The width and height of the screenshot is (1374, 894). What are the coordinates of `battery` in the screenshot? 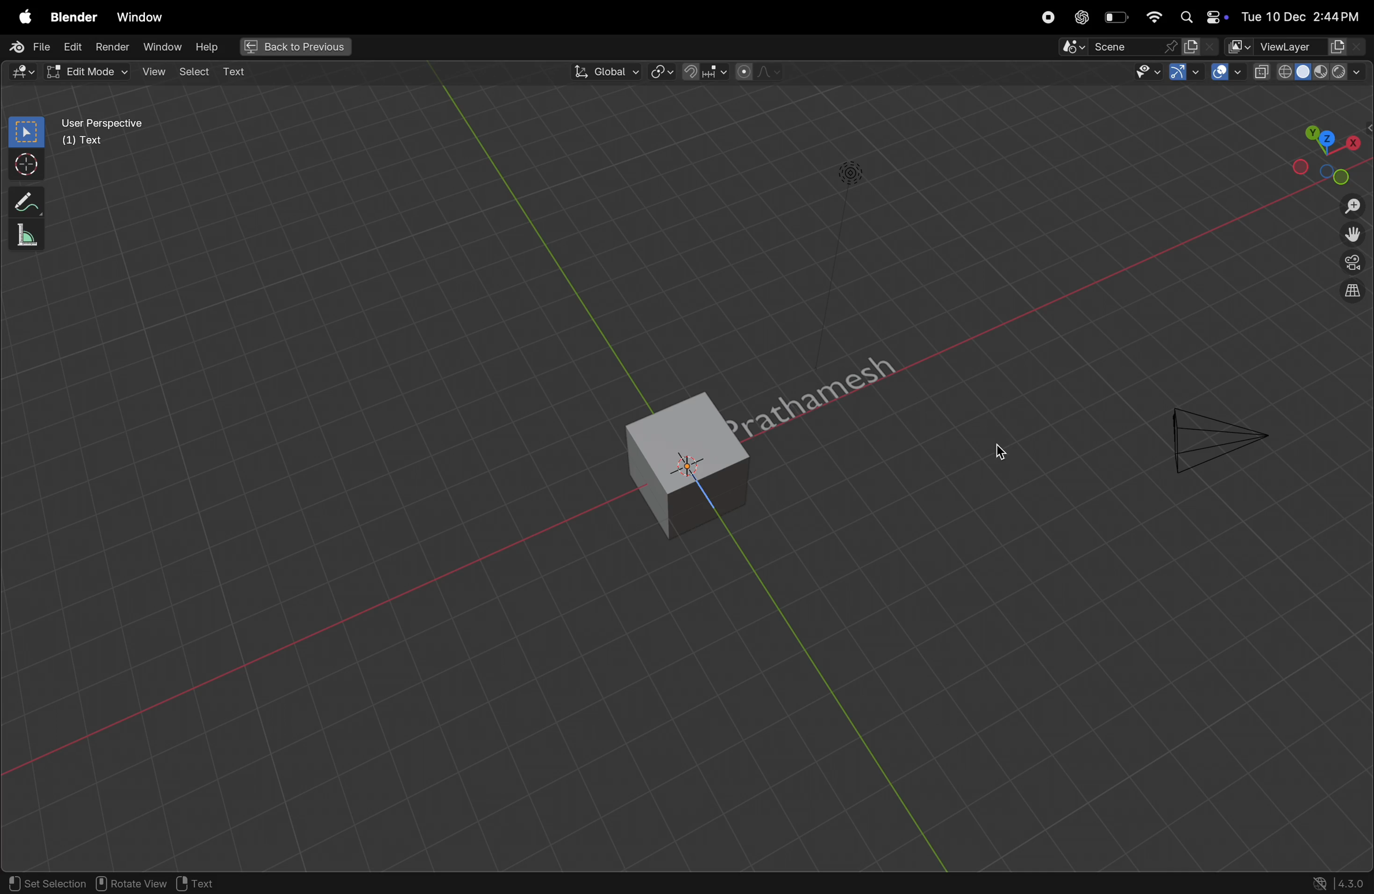 It's located at (1117, 17).